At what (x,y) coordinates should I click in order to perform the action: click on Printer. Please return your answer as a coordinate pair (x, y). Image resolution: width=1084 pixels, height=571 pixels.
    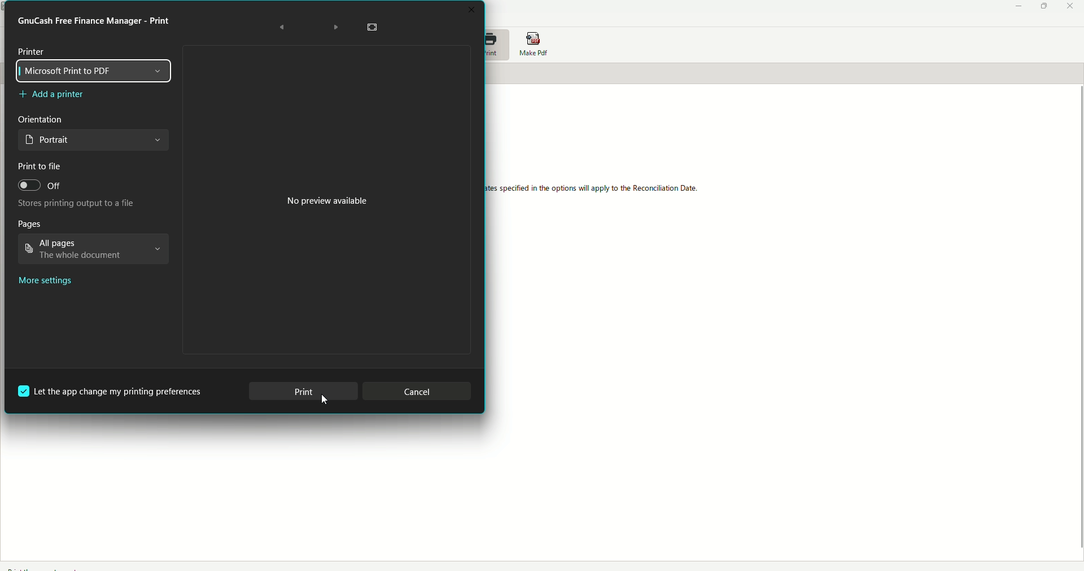
    Looking at the image, I should click on (30, 52).